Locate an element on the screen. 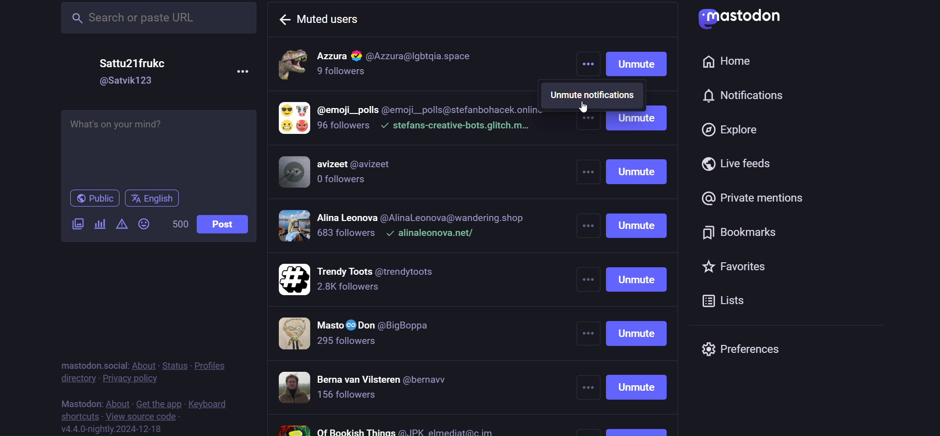 The image size is (940, 436). poll is located at coordinates (99, 223).